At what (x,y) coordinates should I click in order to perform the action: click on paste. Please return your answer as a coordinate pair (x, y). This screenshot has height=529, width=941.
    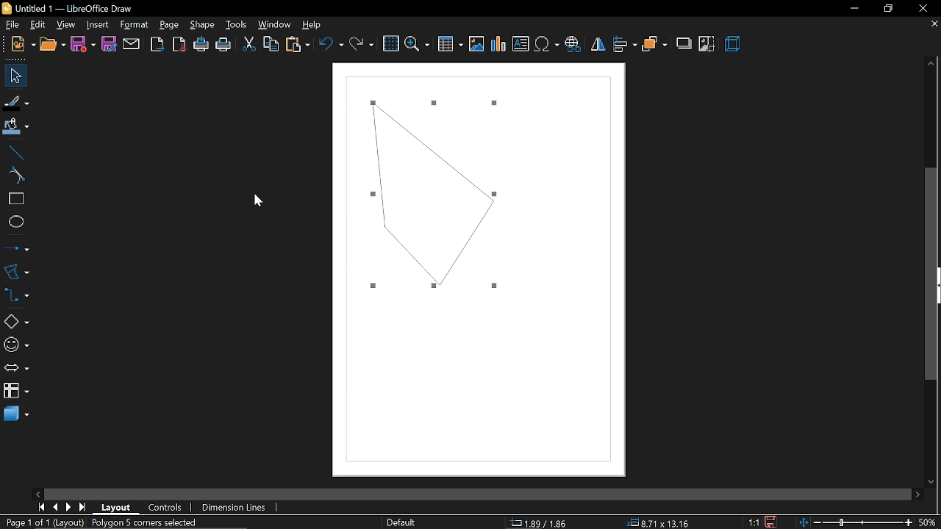
    Looking at the image, I should click on (297, 44).